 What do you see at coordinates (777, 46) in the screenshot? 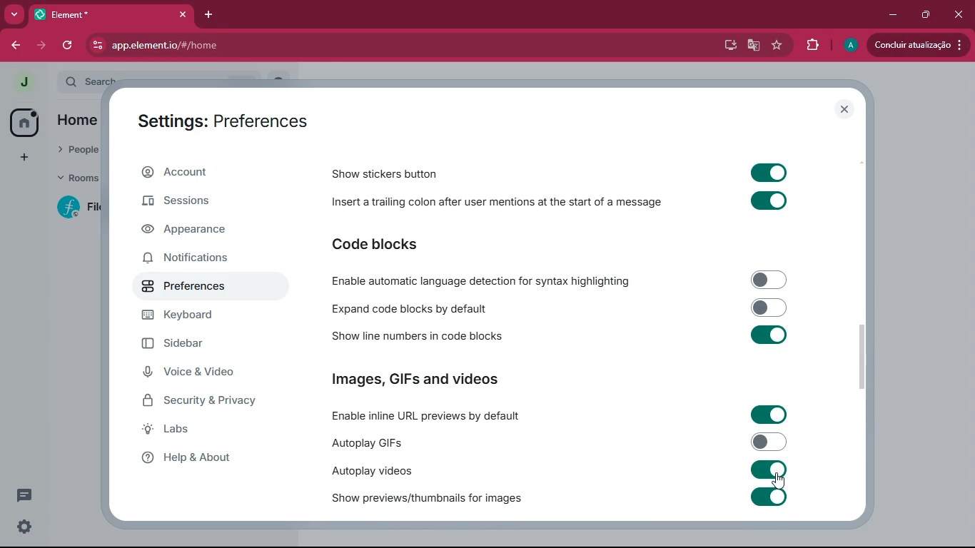
I see `bookmark` at bounding box center [777, 46].